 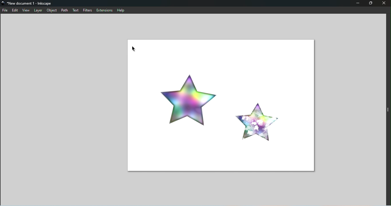 What do you see at coordinates (384, 3) in the screenshot?
I see `Close` at bounding box center [384, 3].